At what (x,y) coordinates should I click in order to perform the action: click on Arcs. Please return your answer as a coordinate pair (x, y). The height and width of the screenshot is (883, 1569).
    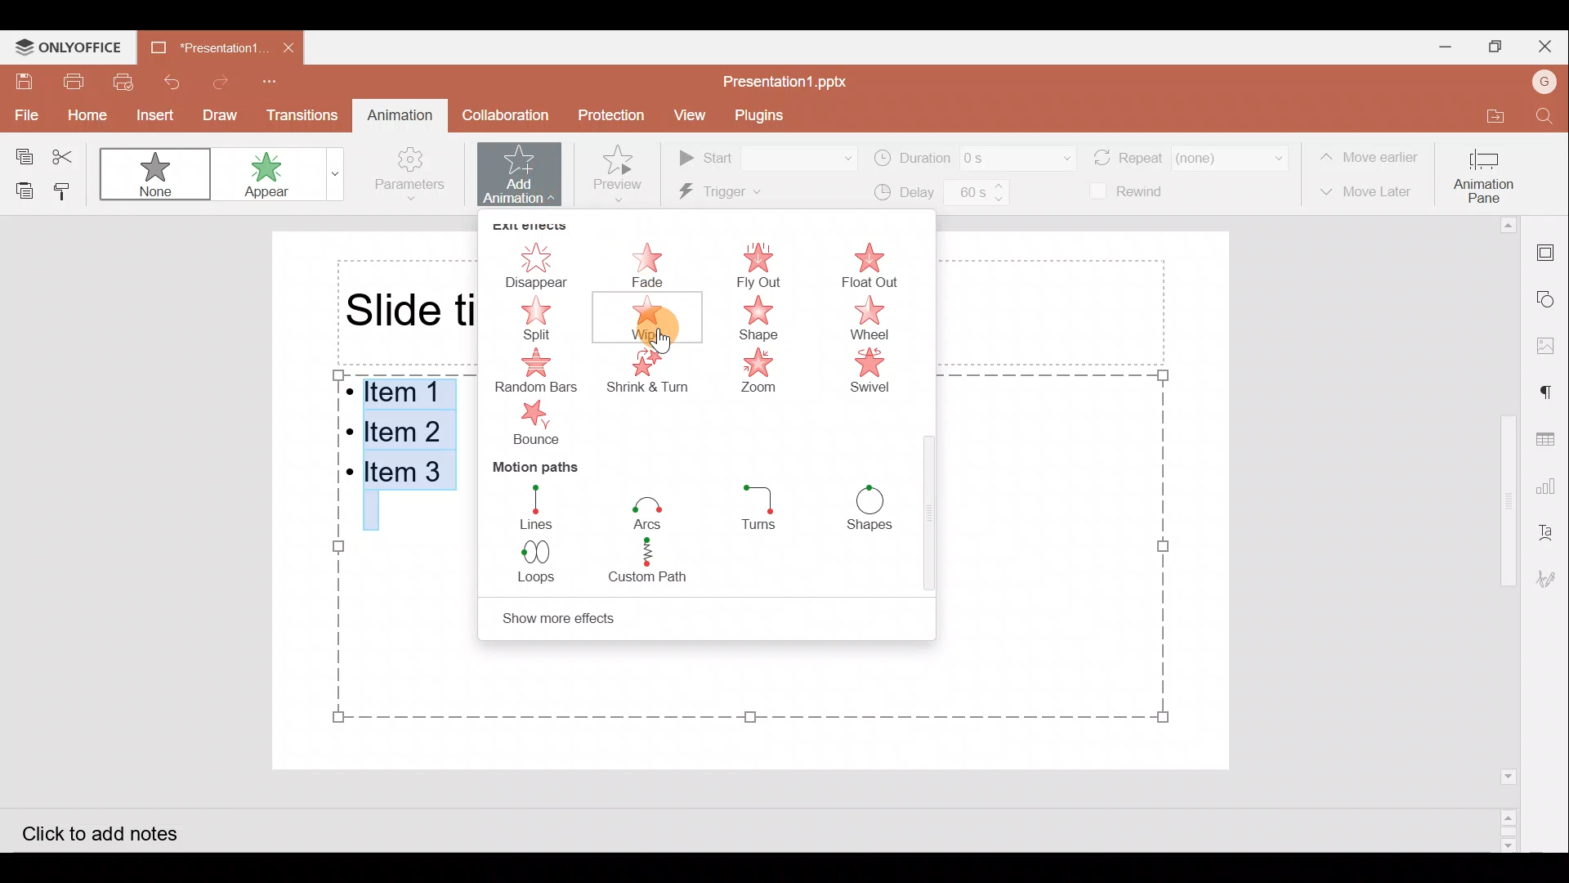
    Looking at the image, I should click on (650, 509).